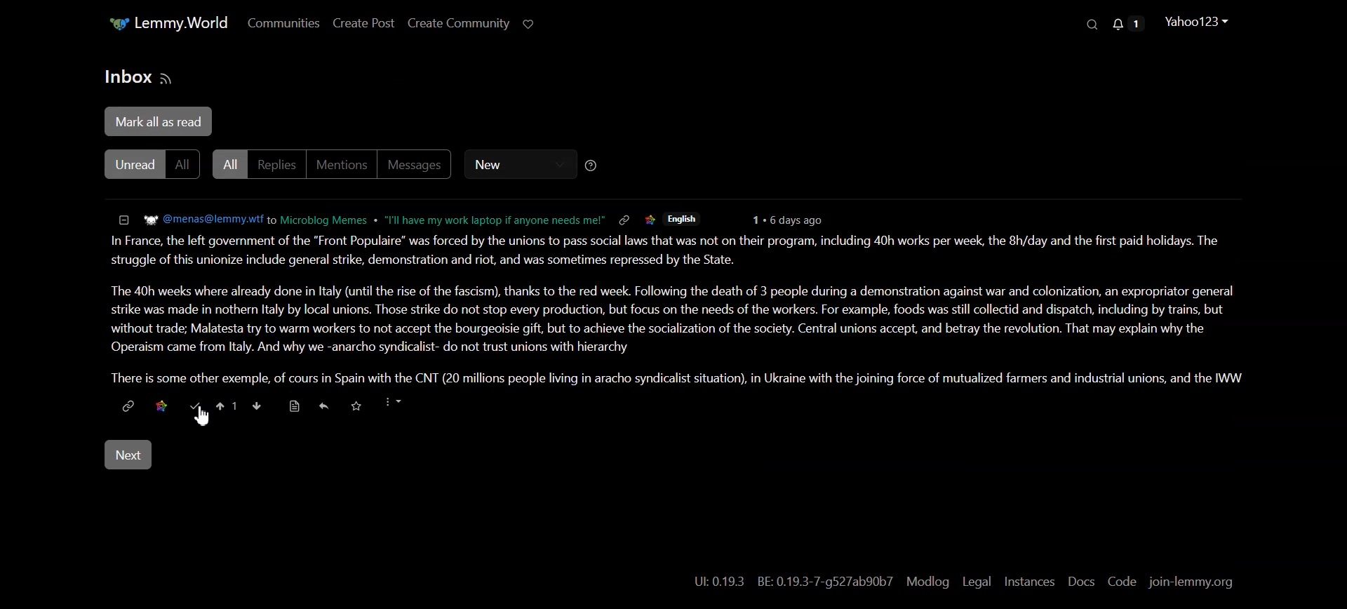 Image resolution: width=1347 pixels, height=609 pixels. Describe the element at coordinates (394, 402) in the screenshot. I see `More` at that location.